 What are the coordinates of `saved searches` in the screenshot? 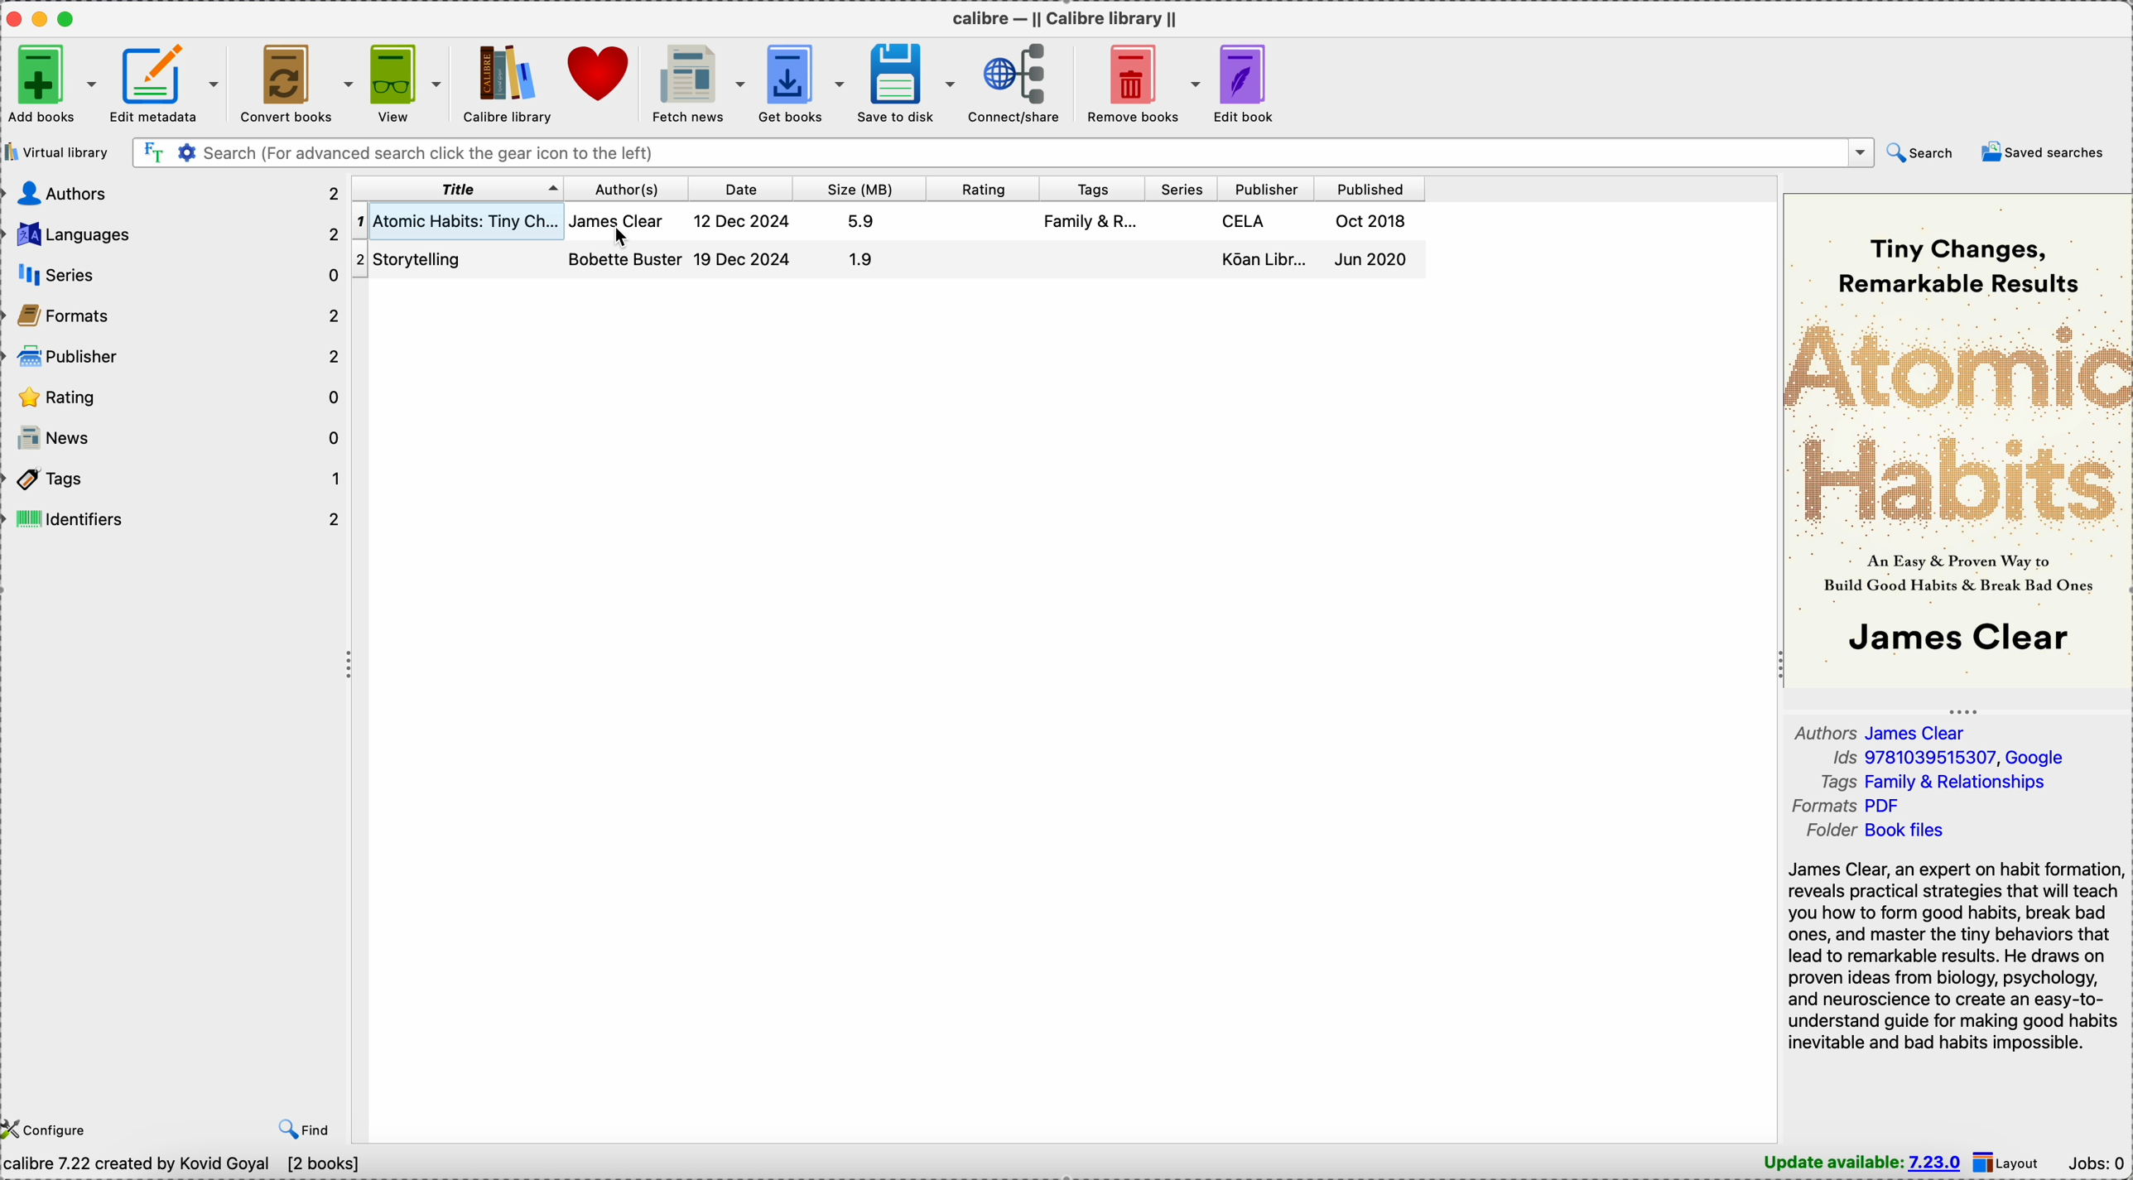 It's located at (2044, 151).